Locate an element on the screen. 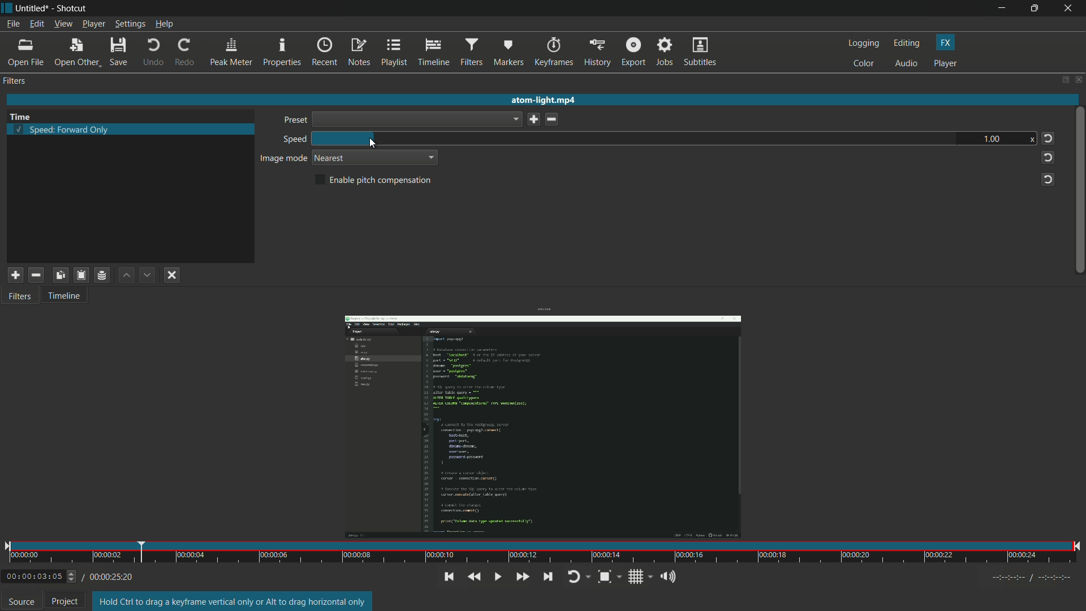 The height and width of the screenshot is (611, 1086). Filters is located at coordinates (24, 299).